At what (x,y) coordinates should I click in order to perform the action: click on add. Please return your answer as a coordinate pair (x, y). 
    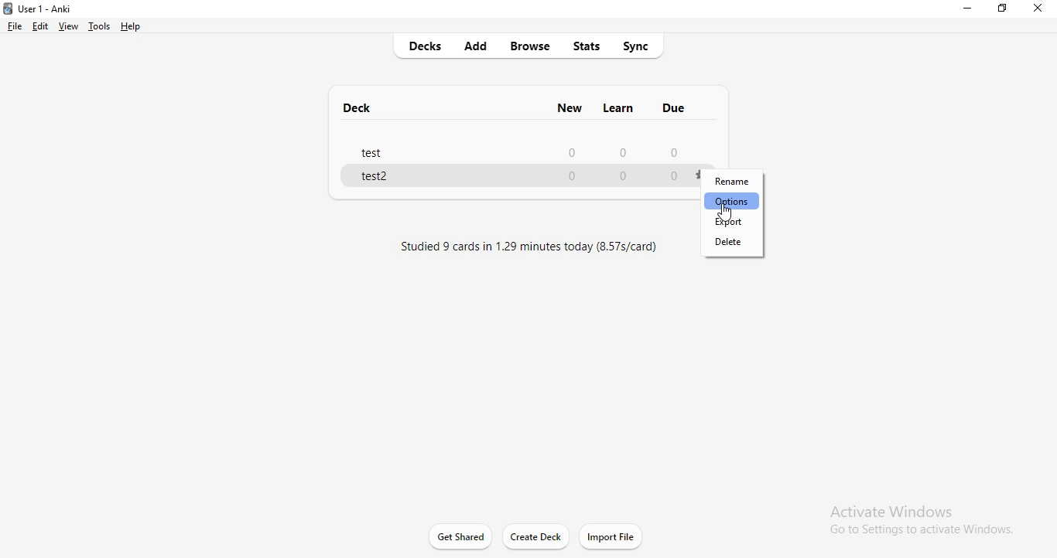
    Looking at the image, I should click on (481, 46).